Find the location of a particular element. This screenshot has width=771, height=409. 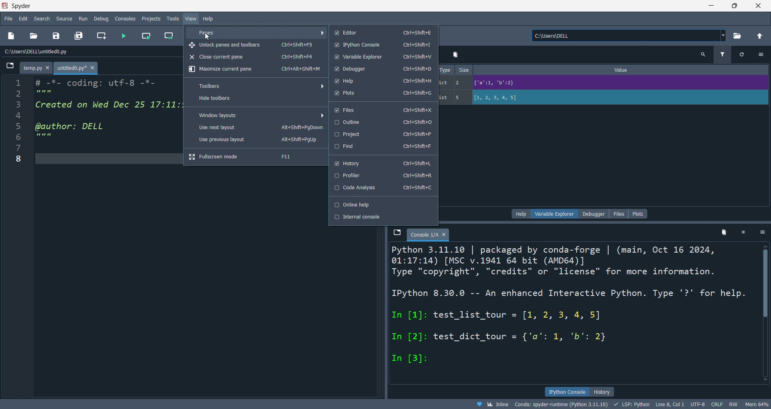

windows layout is located at coordinates (259, 115).